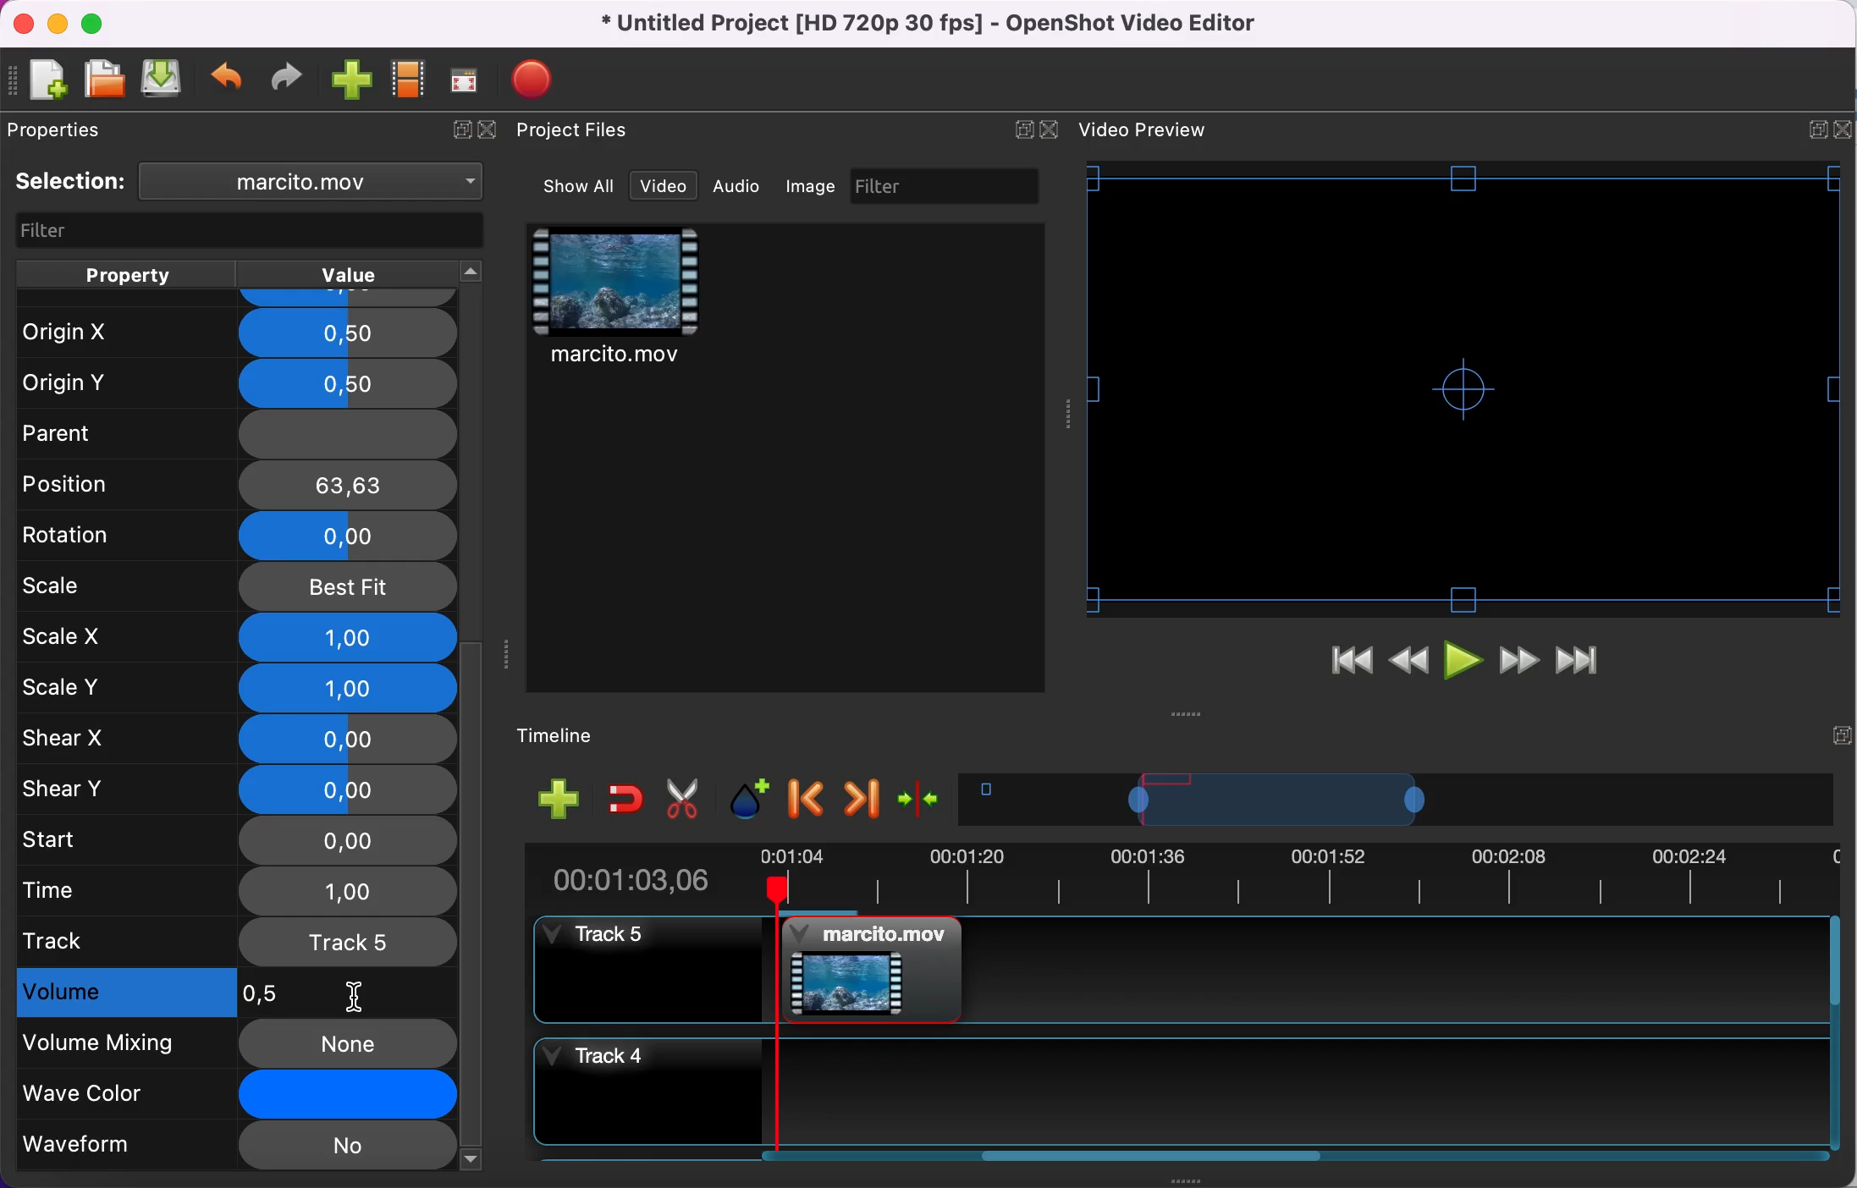 The height and width of the screenshot is (1188, 1857). What do you see at coordinates (457, 131) in the screenshot?
I see `expand/hide` at bounding box center [457, 131].